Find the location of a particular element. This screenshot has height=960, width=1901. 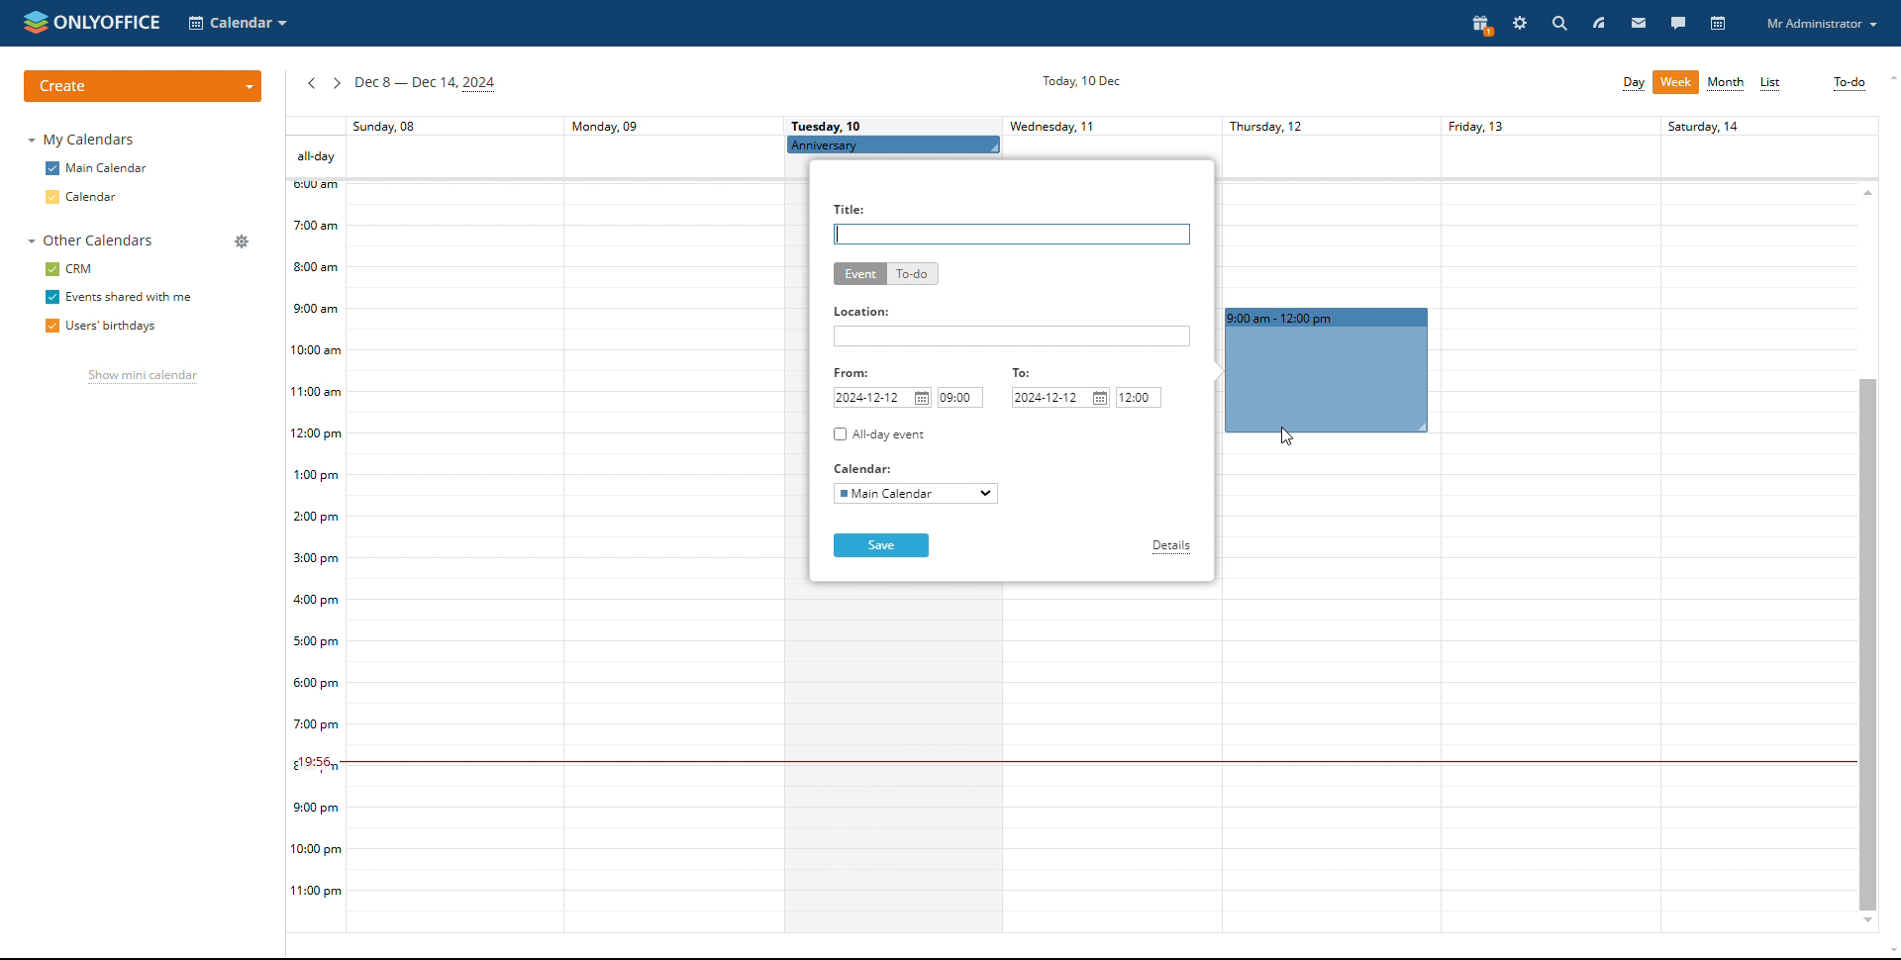

next week is located at coordinates (336, 83).